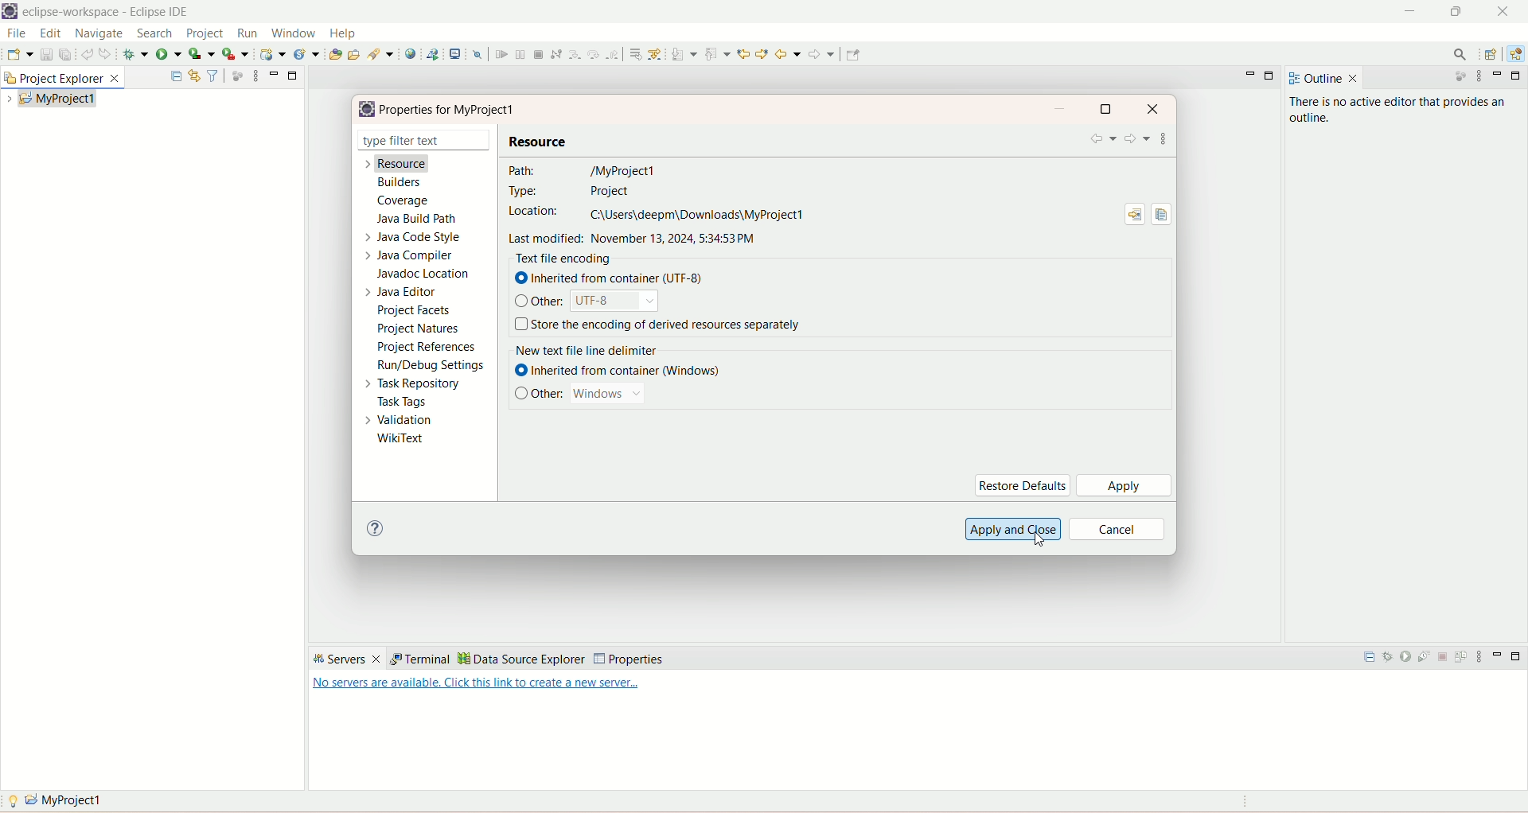 The image size is (1528, 813). What do you see at coordinates (396, 293) in the screenshot?
I see `java editor` at bounding box center [396, 293].